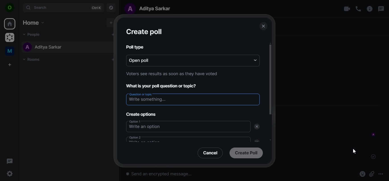 The image size is (389, 181). Describe the element at coordinates (63, 7) in the screenshot. I see `search` at that location.